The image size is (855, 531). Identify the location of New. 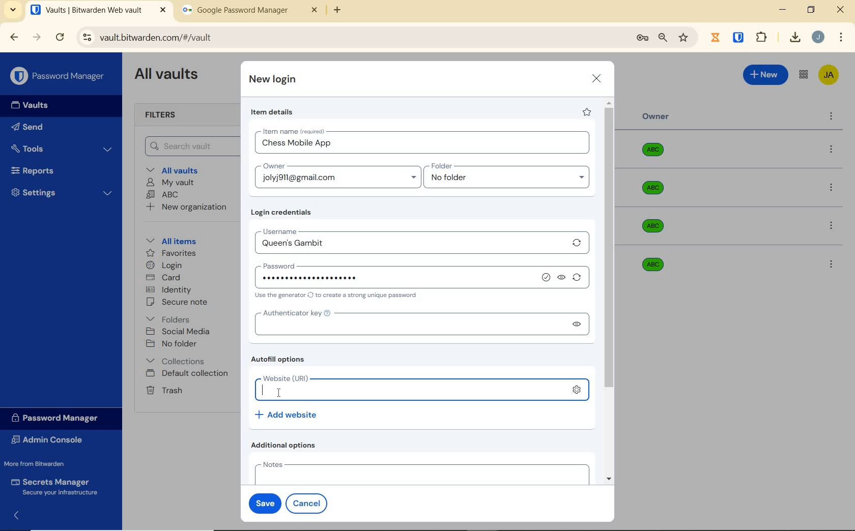
(766, 73).